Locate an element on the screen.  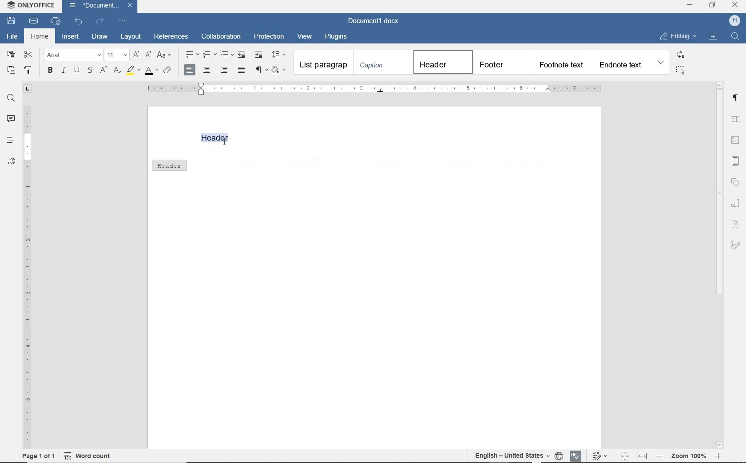
SHAPE is located at coordinates (735, 181).